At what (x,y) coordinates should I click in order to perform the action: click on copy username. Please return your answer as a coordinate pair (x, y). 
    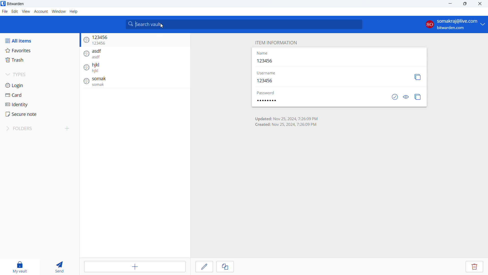
    Looking at the image, I should click on (417, 77).